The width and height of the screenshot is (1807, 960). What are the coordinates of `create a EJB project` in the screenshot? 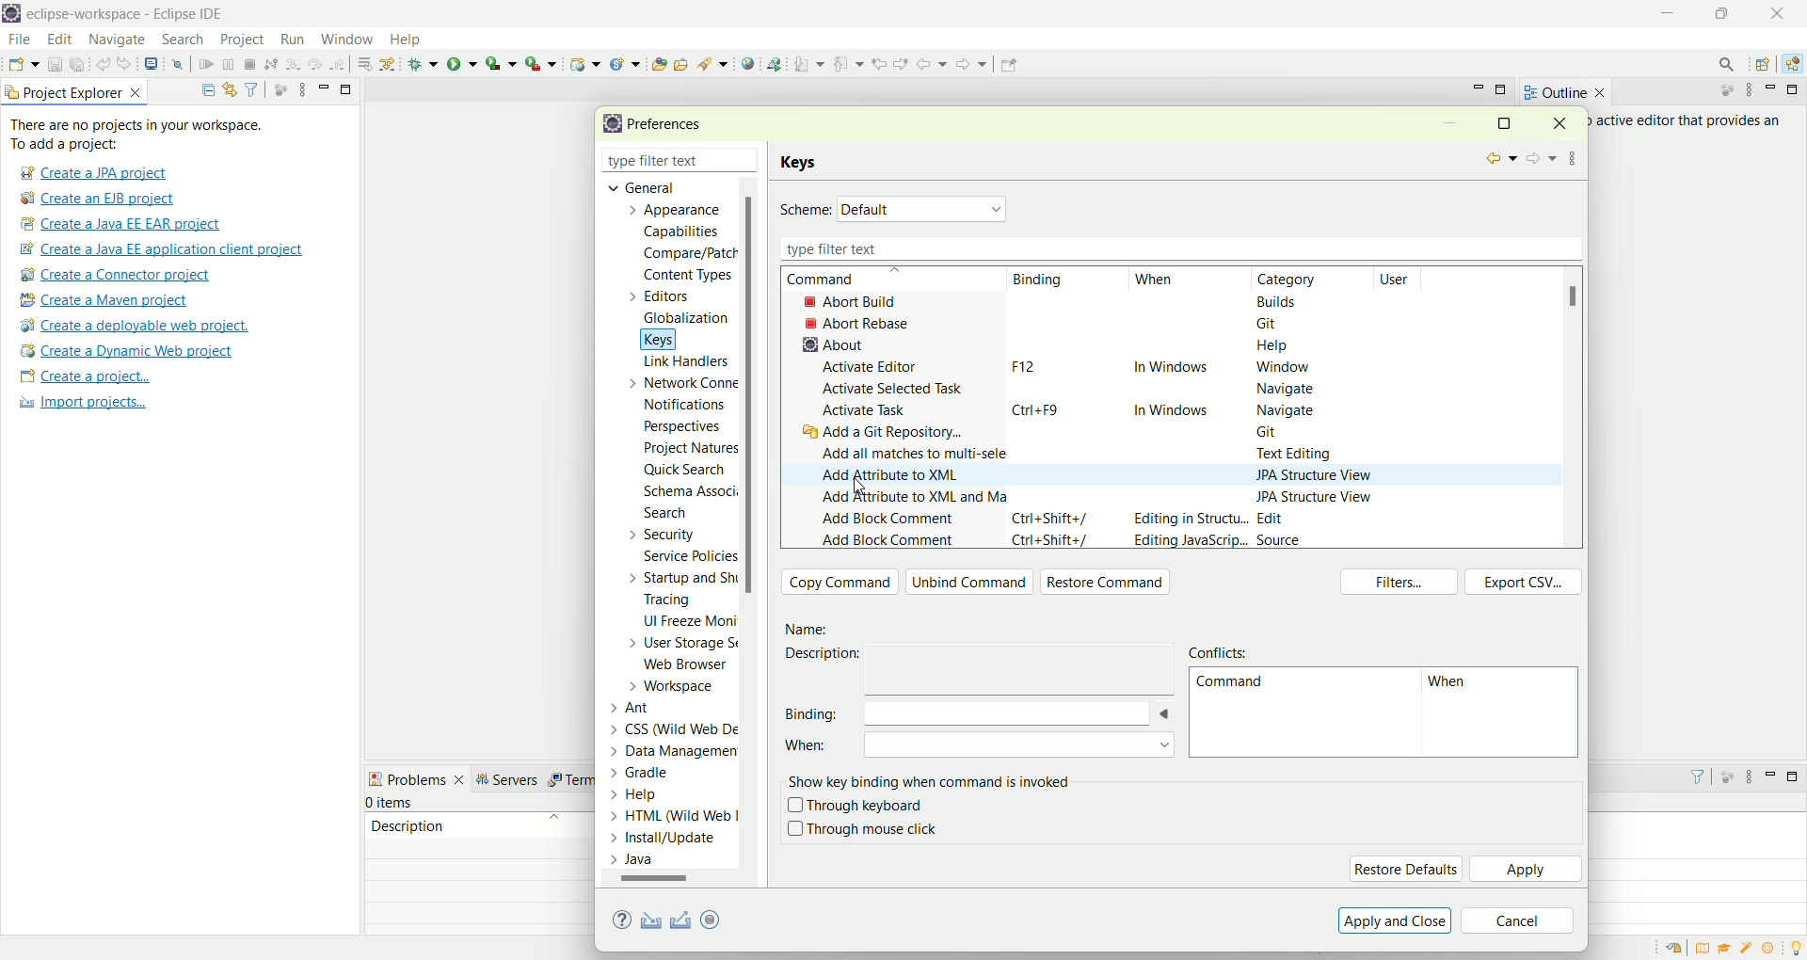 It's located at (99, 200).